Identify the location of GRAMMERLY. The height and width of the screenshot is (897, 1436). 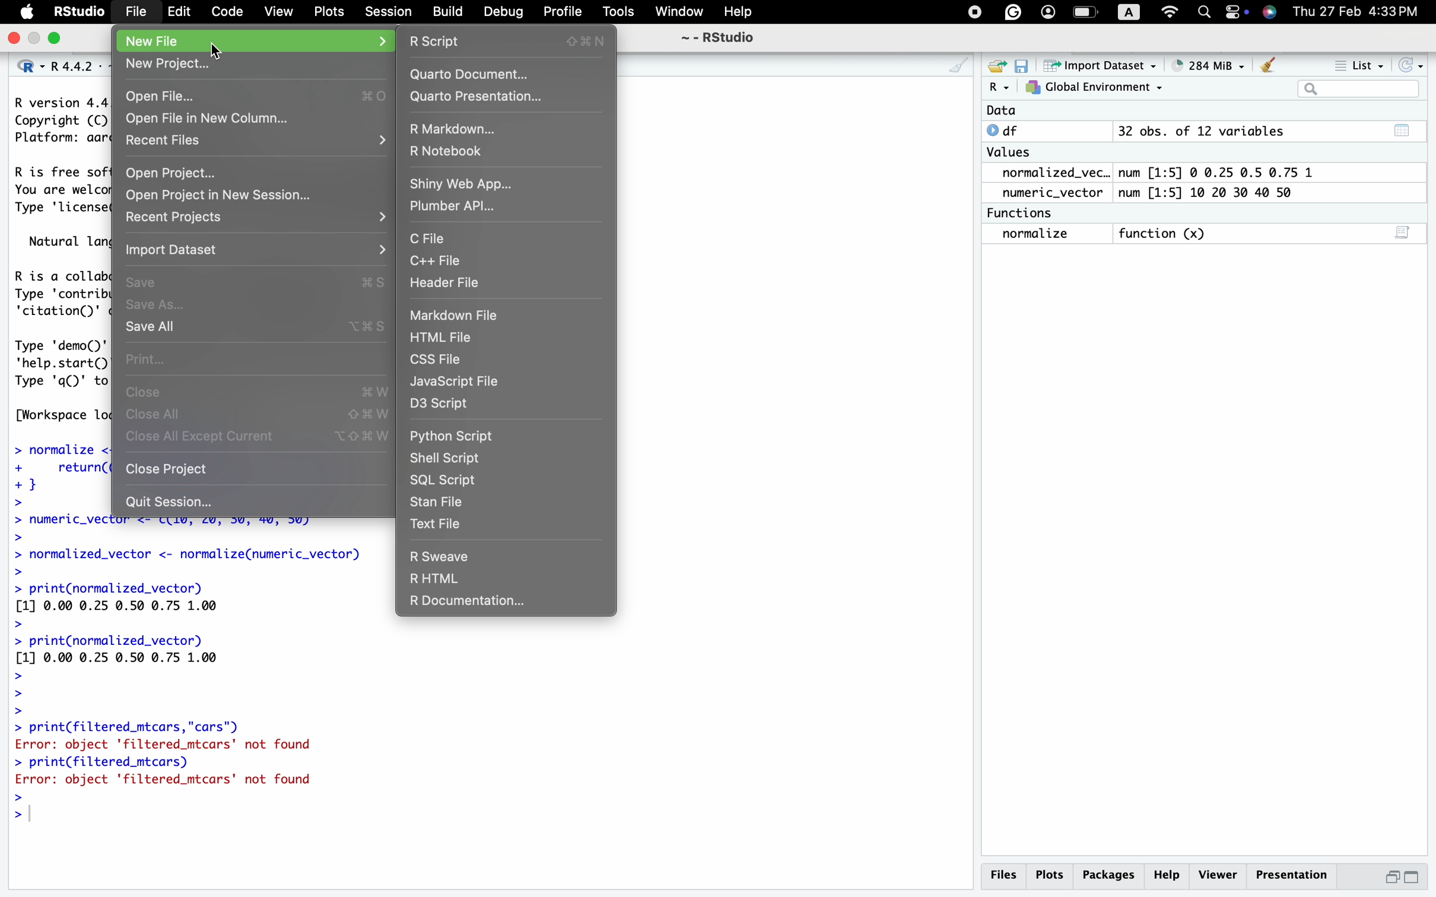
(1013, 11).